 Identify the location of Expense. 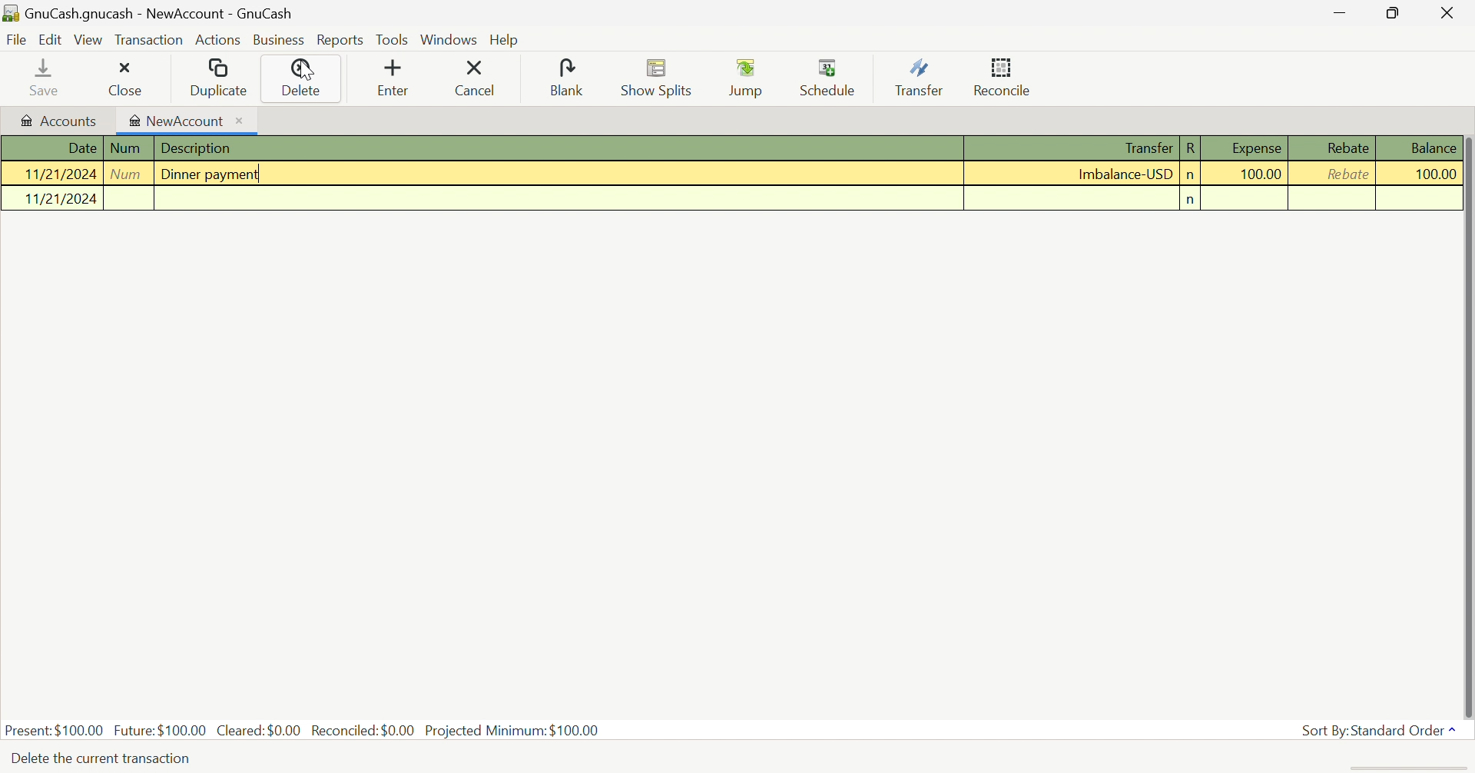
(1250, 148).